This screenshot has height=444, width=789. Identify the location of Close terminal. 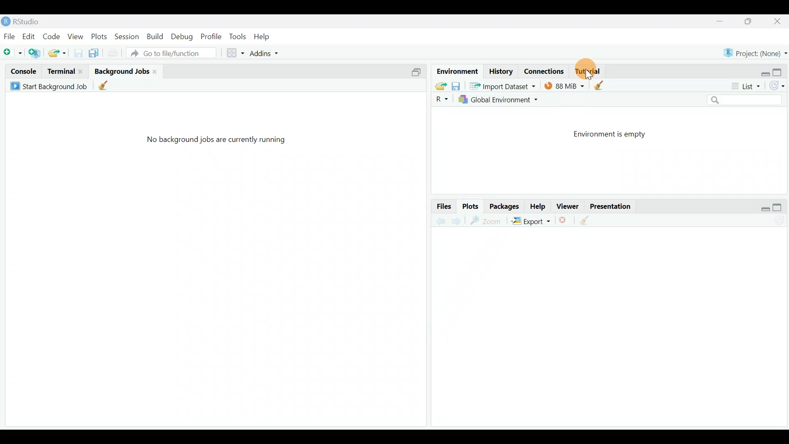
(81, 71).